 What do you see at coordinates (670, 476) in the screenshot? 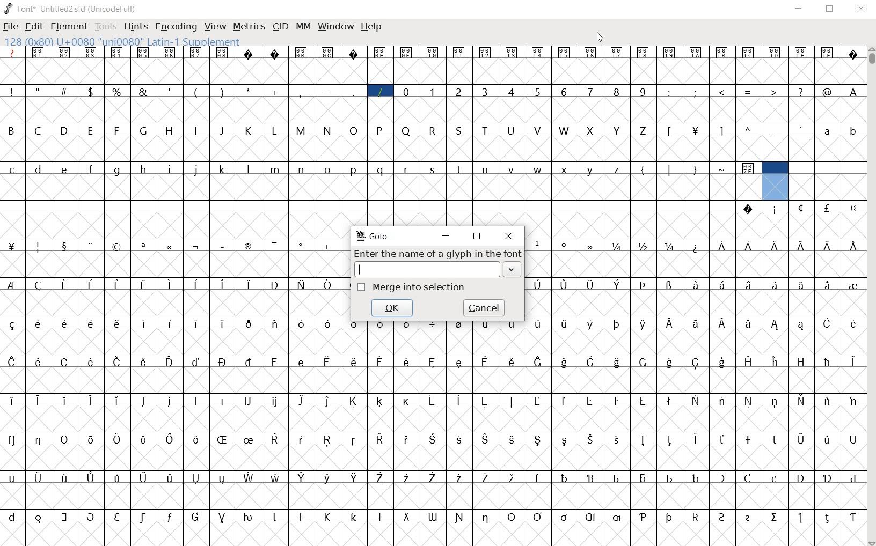
I see `Symbol` at bounding box center [670, 476].